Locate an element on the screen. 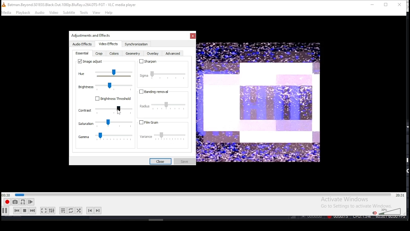 The height and width of the screenshot is (231, 410). close is located at coordinates (160, 161).